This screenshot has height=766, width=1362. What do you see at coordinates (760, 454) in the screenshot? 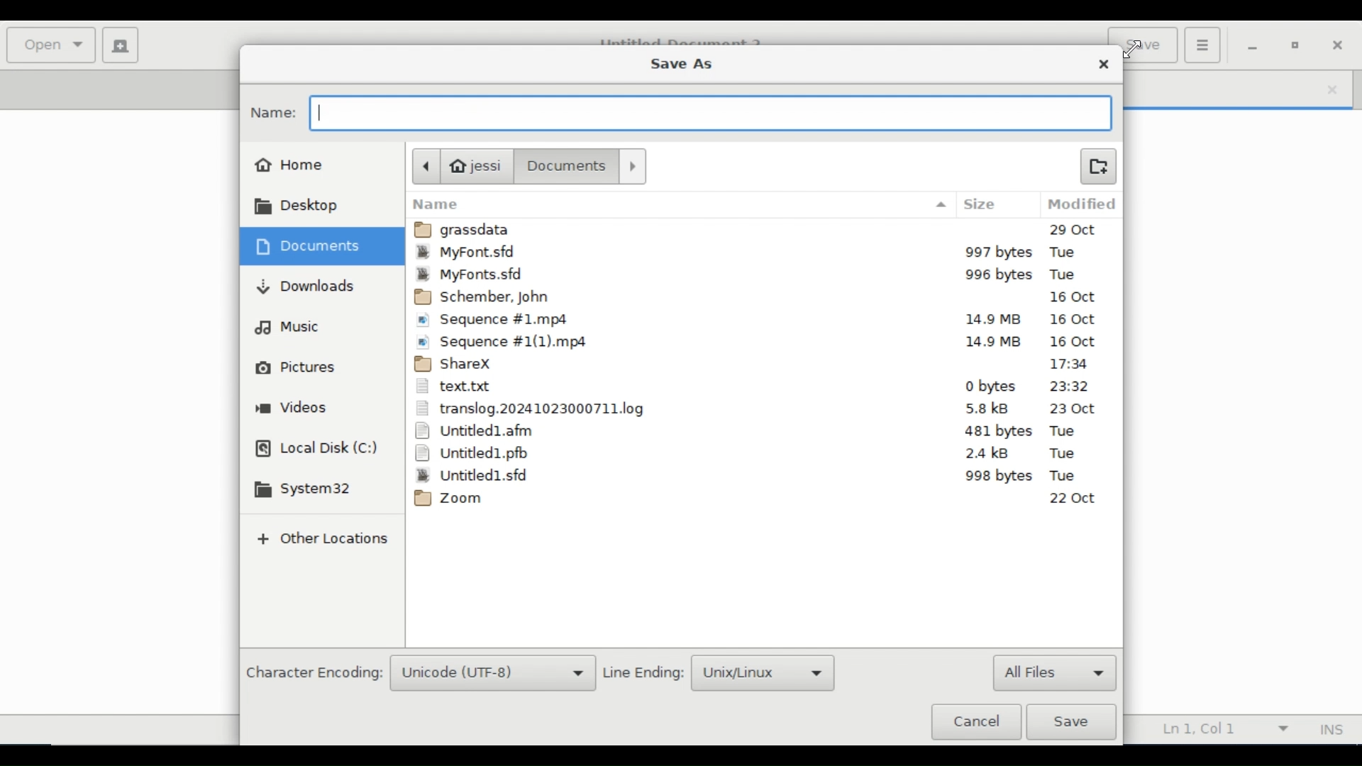
I see `Untitled1.pfb 2.4kB Tue` at bounding box center [760, 454].